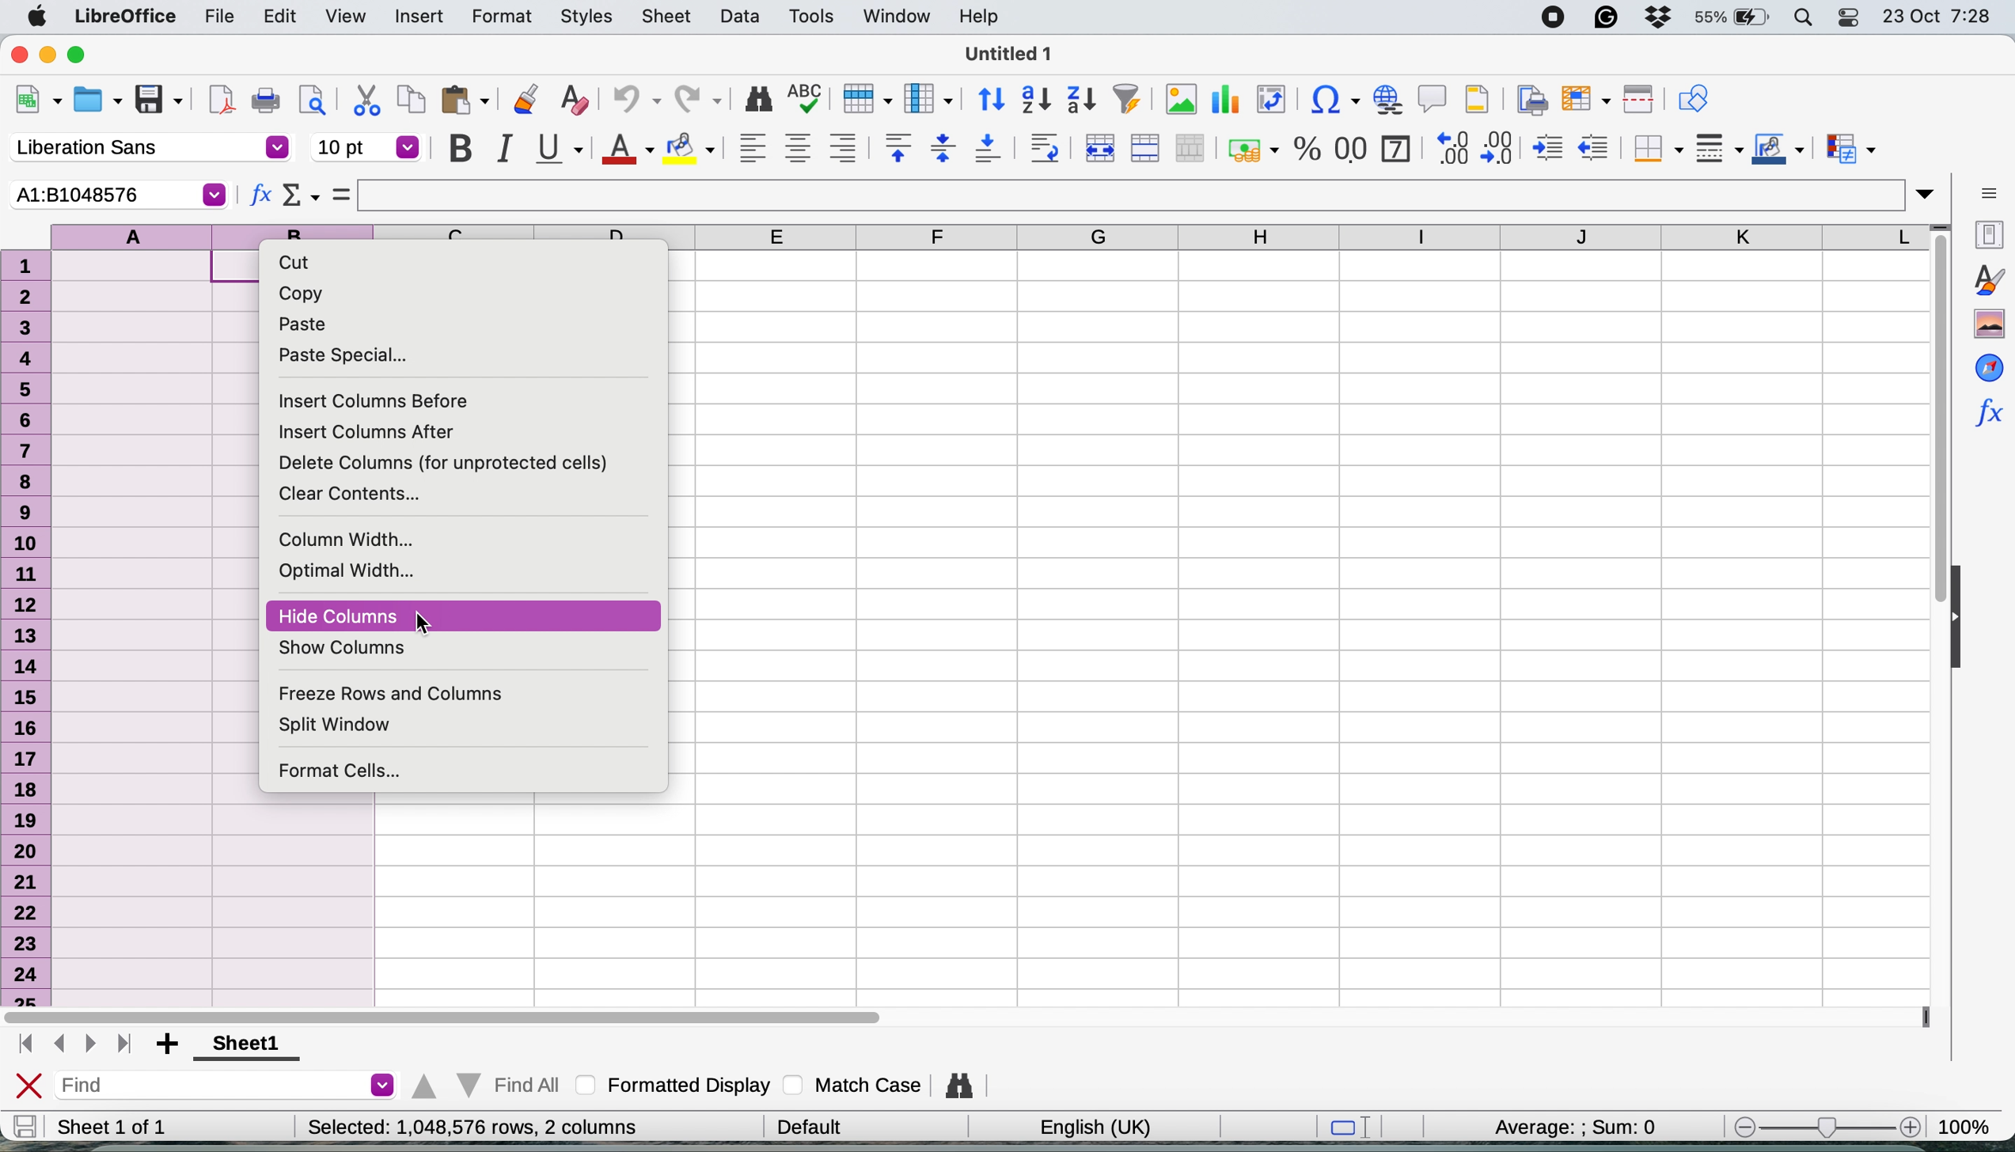 The height and width of the screenshot is (1152, 2015). Describe the element at coordinates (976, 17) in the screenshot. I see `help` at that location.